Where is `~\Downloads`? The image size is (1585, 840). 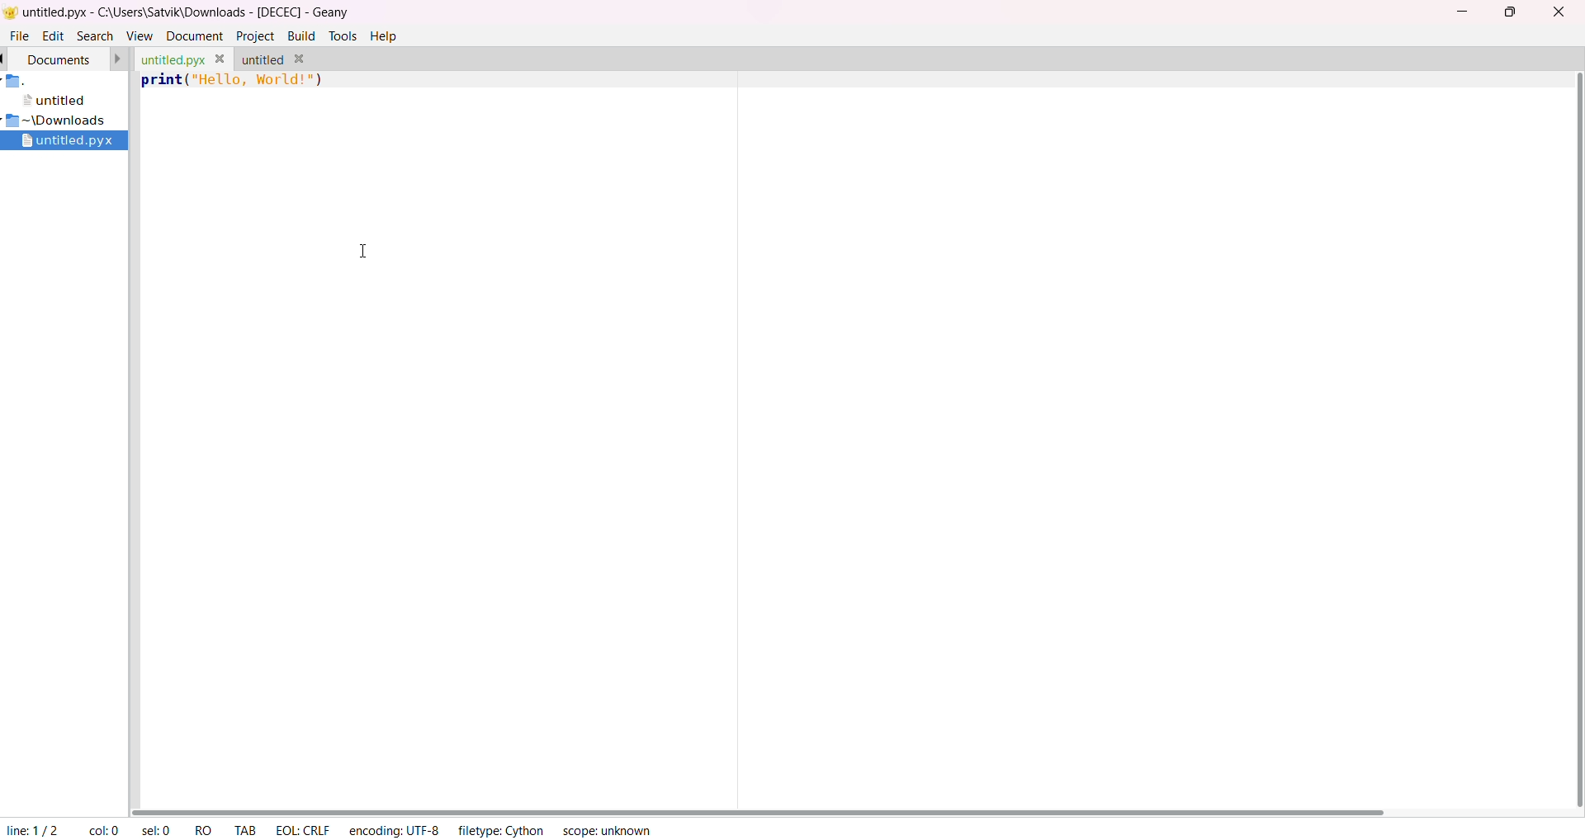
~\Downloads is located at coordinates (55, 119).